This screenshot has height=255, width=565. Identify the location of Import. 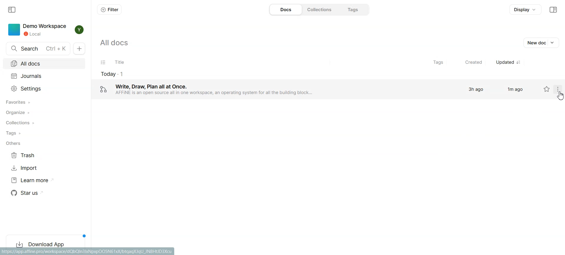
(39, 168).